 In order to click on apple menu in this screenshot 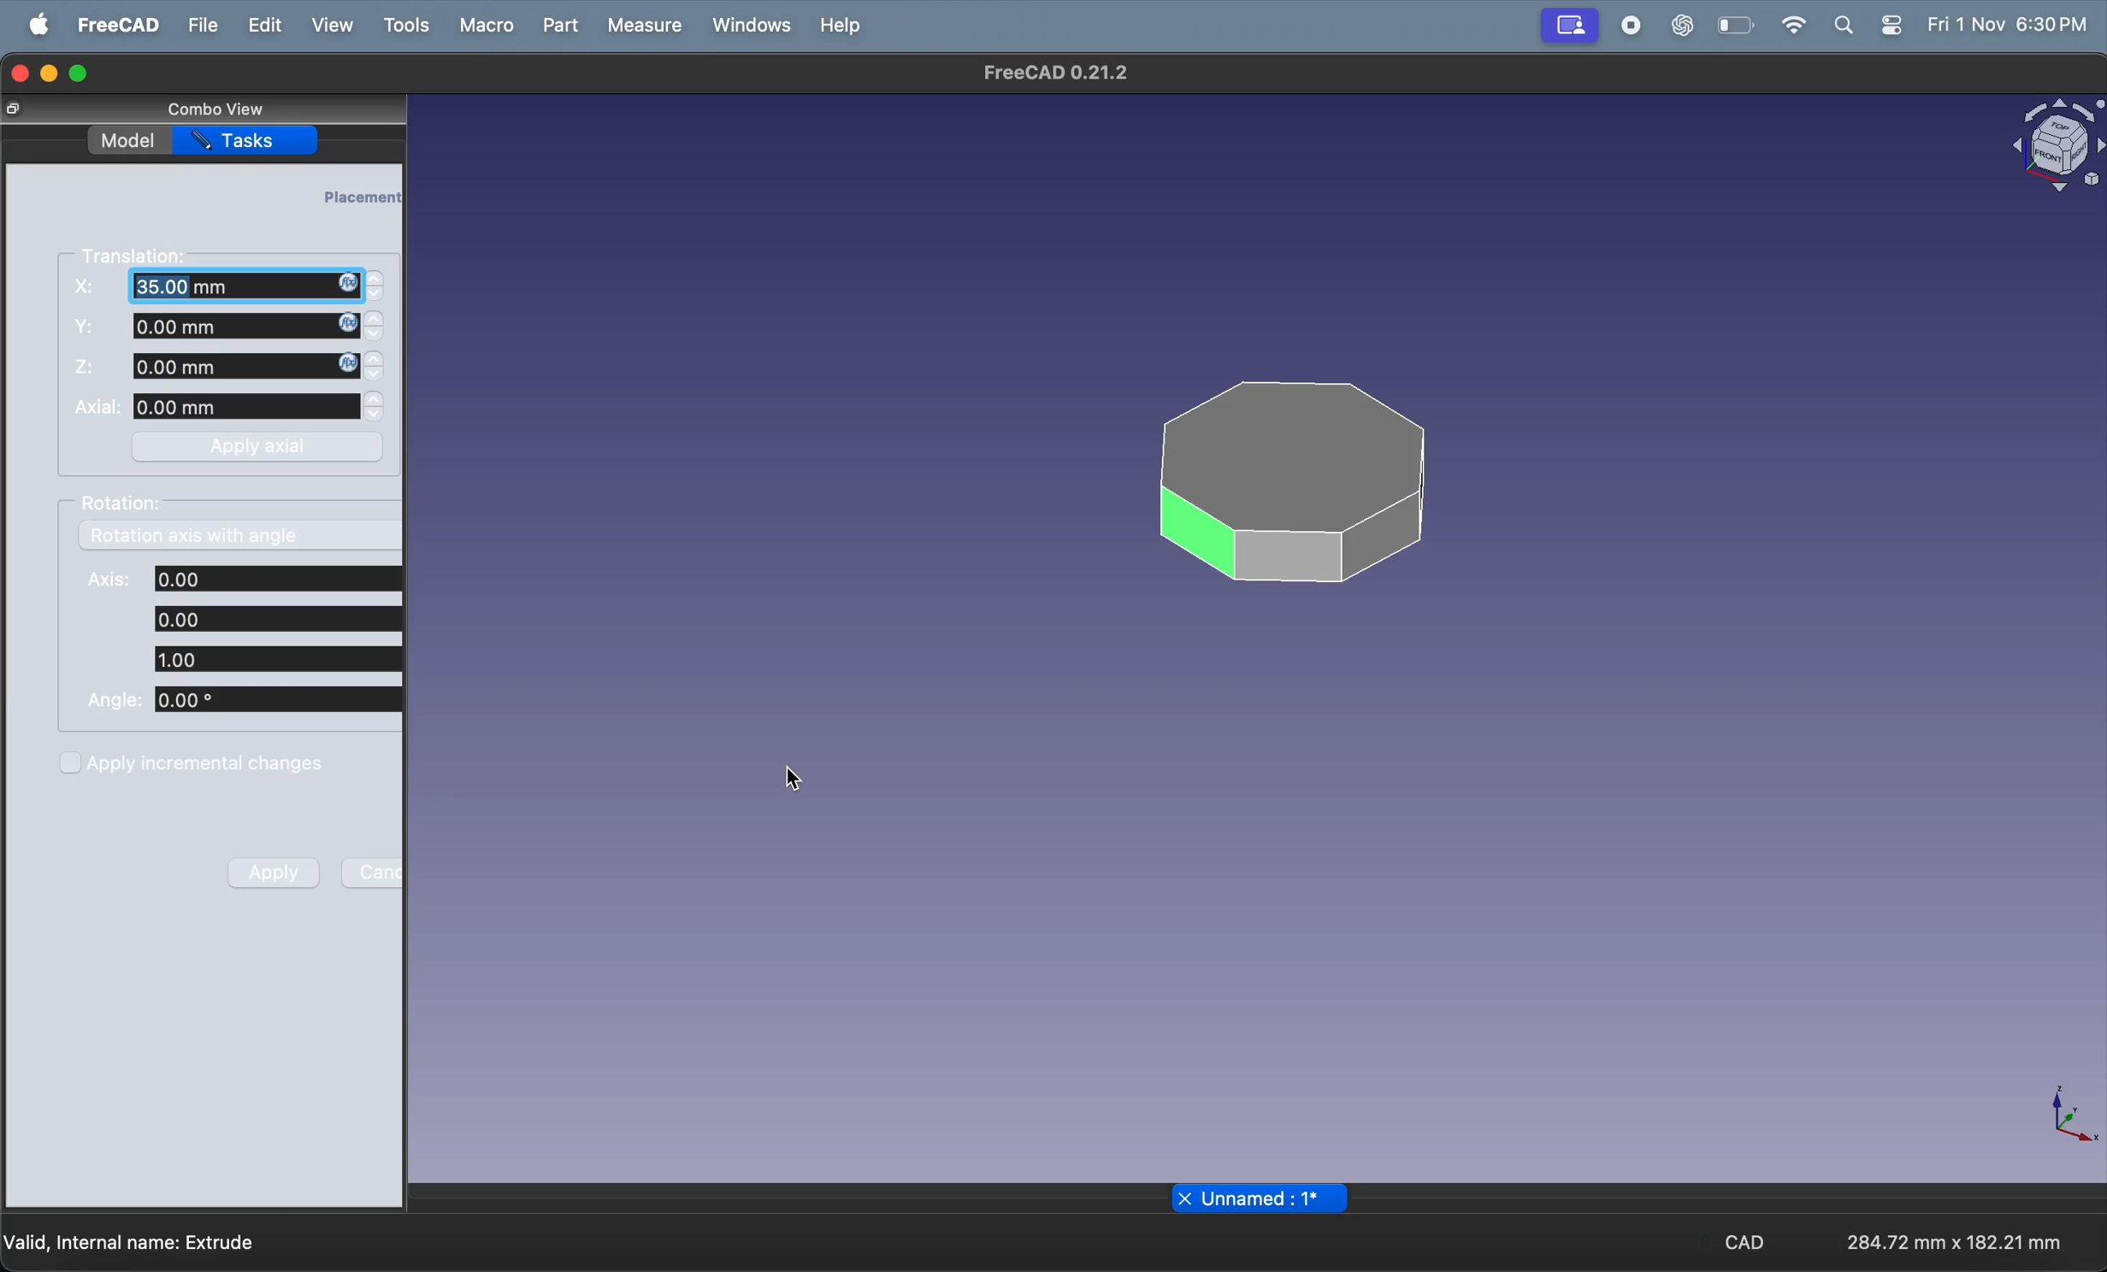, I will do `click(35, 26)`.